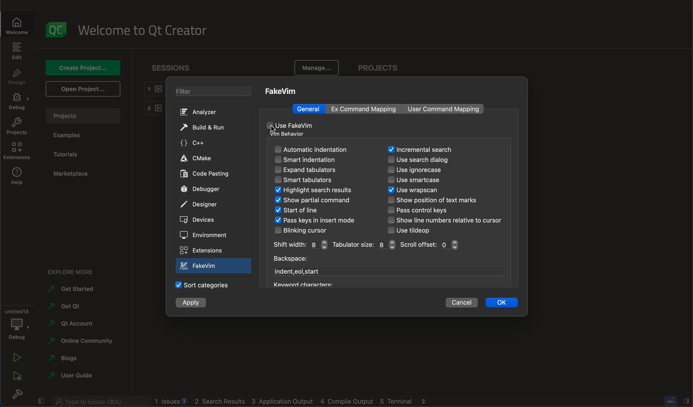  I want to click on close slide bar, so click(40, 402).